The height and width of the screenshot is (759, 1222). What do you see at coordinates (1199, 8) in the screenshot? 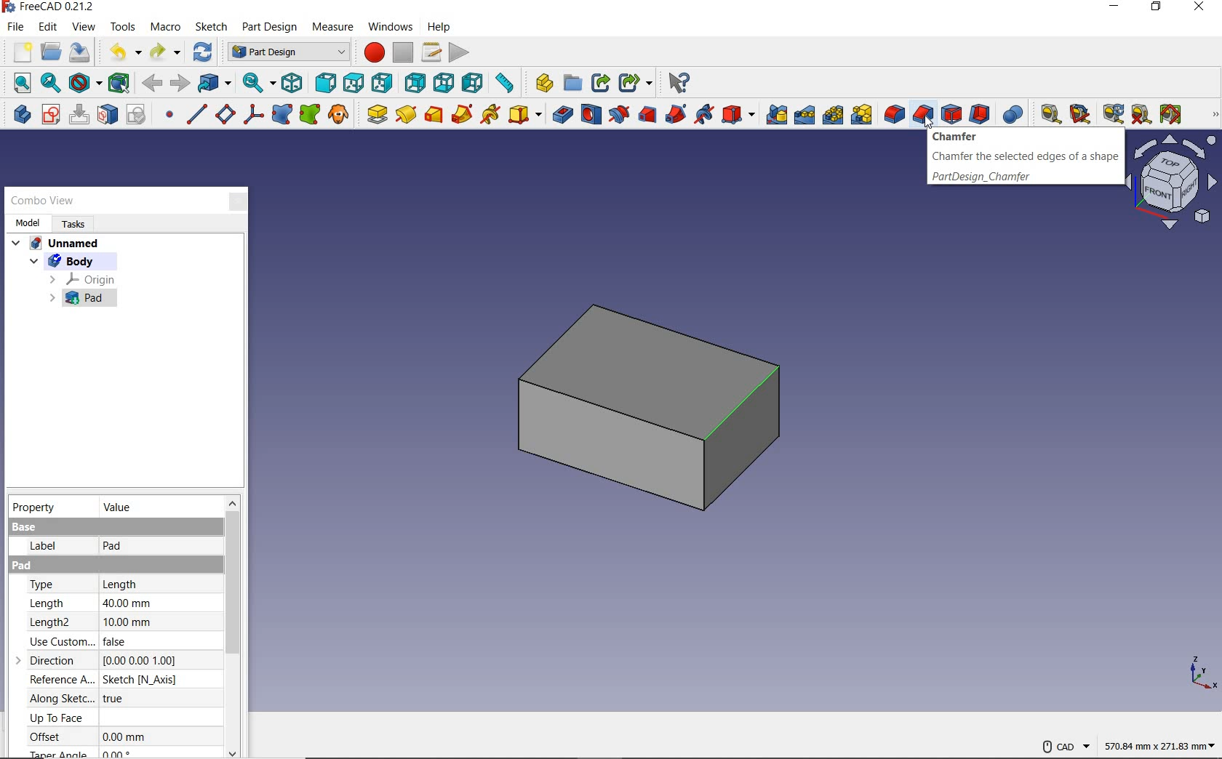
I see `close` at bounding box center [1199, 8].